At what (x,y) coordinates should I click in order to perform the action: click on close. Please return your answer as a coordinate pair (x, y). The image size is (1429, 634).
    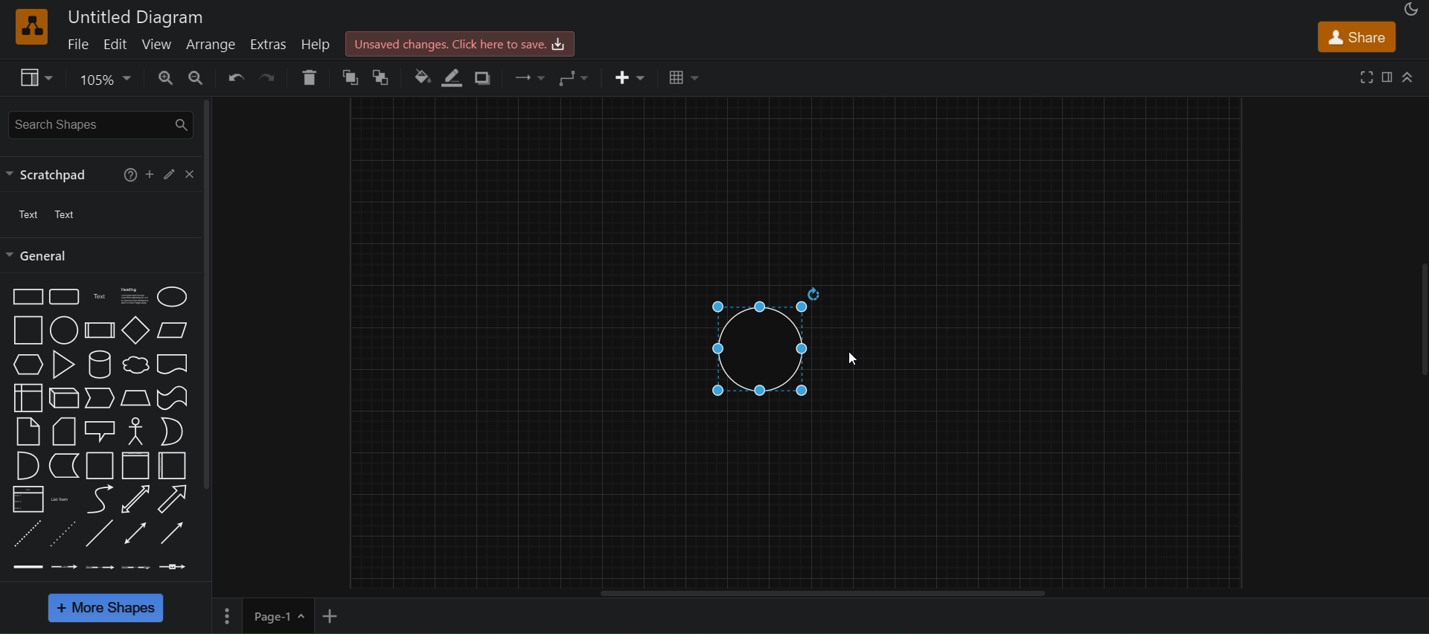
    Looking at the image, I should click on (188, 174).